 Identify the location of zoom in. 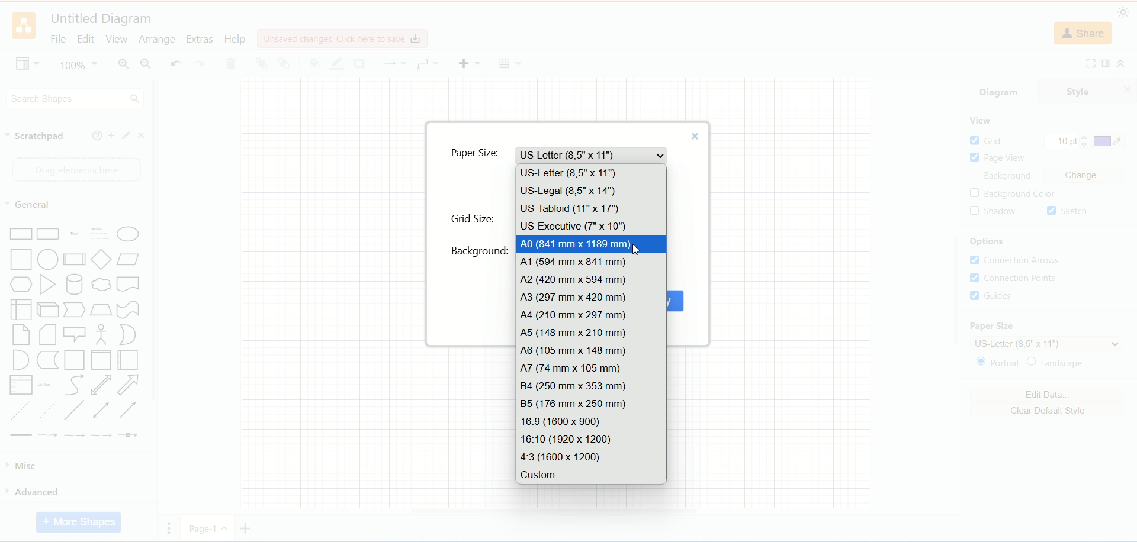
(121, 64).